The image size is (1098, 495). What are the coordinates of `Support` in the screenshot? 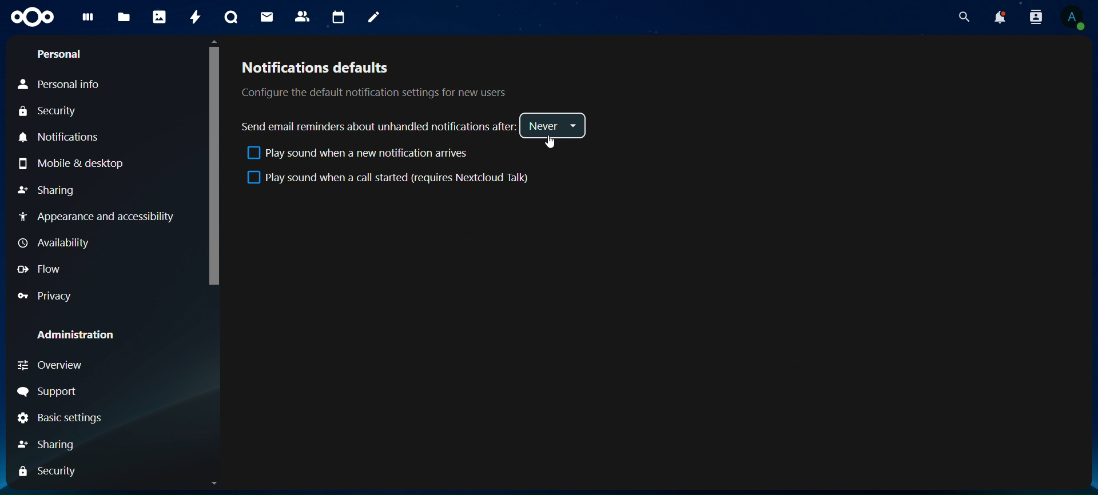 It's located at (47, 392).